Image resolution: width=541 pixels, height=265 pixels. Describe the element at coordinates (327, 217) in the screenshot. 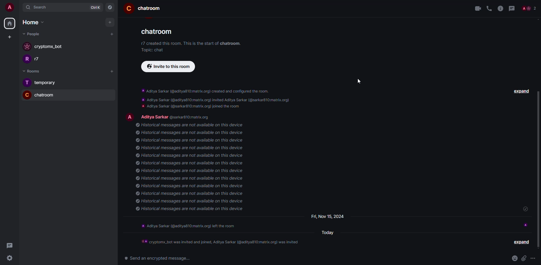

I see `day` at that location.